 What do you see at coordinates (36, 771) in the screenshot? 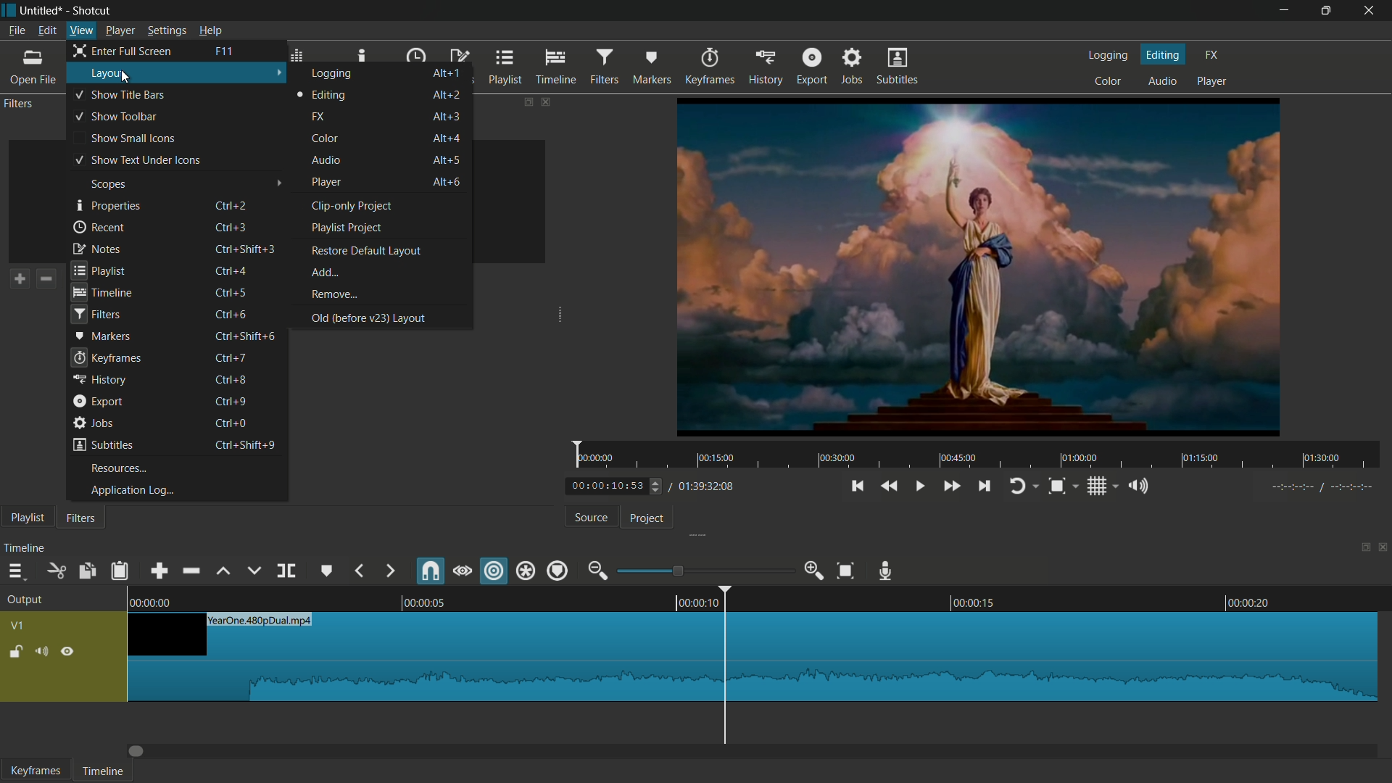
I see `keyframes` at bounding box center [36, 771].